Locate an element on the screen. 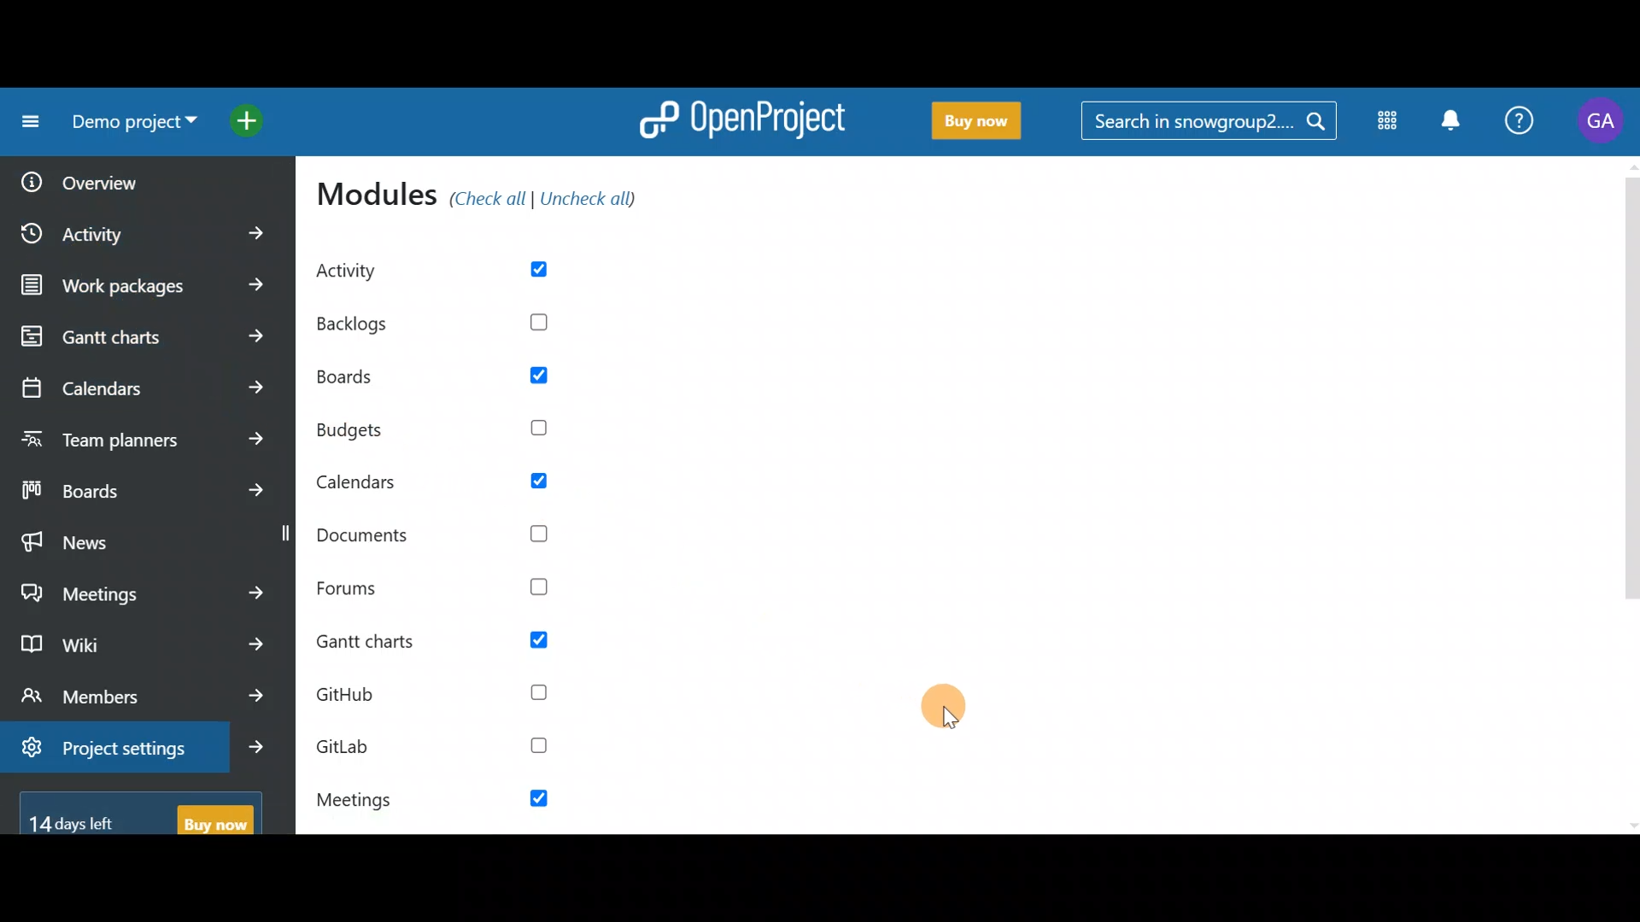 The image size is (1640, 922). Collapse project menu is located at coordinates (27, 125).